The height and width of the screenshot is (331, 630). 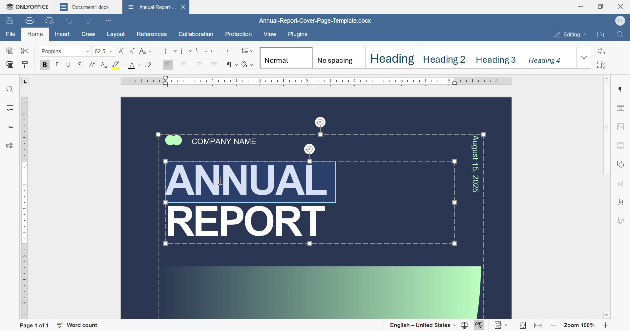 What do you see at coordinates (103, 65) in the screenshot?
I see `subscript` at bounding box center [103, 65].